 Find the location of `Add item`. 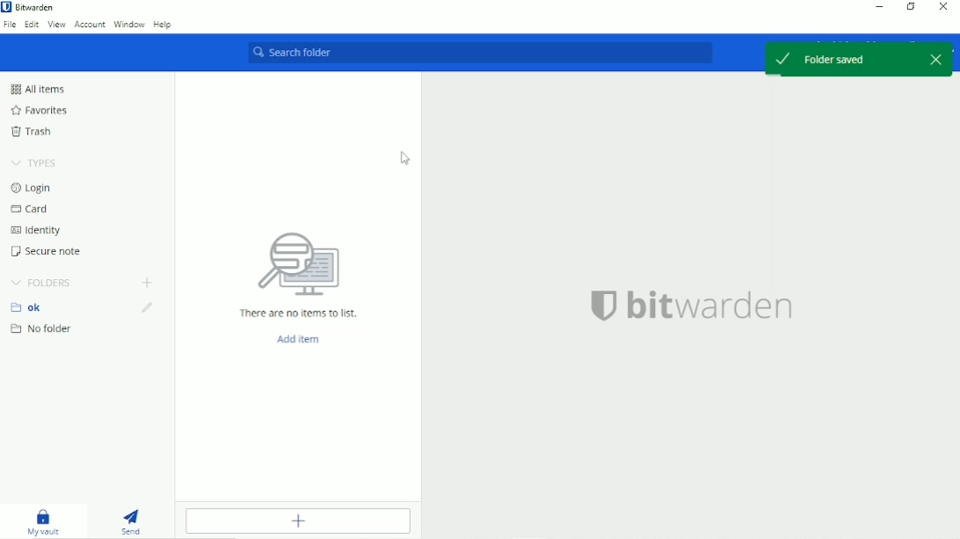

Add item is located at coordinates (299, 340).